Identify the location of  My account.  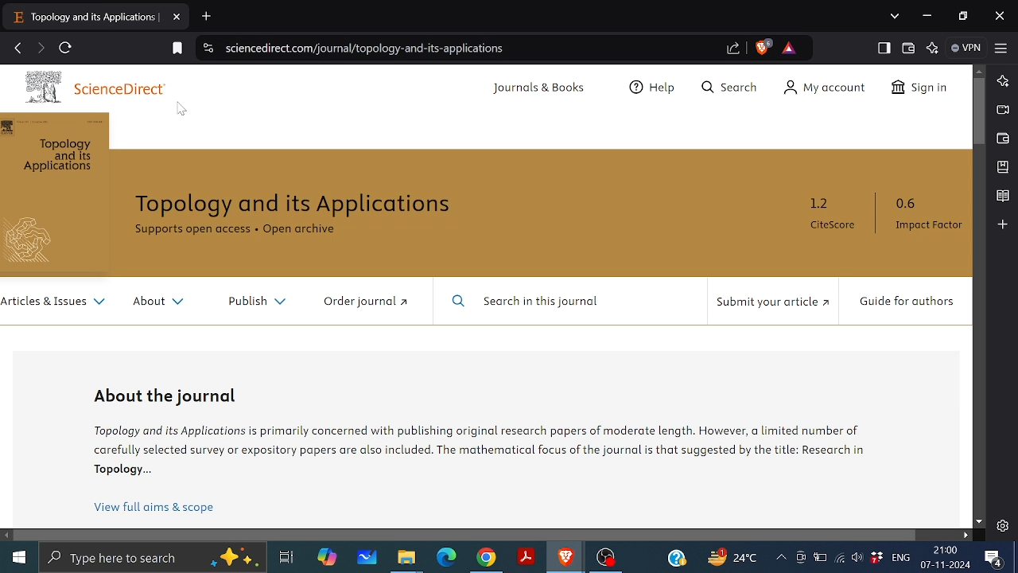
(824, 89).